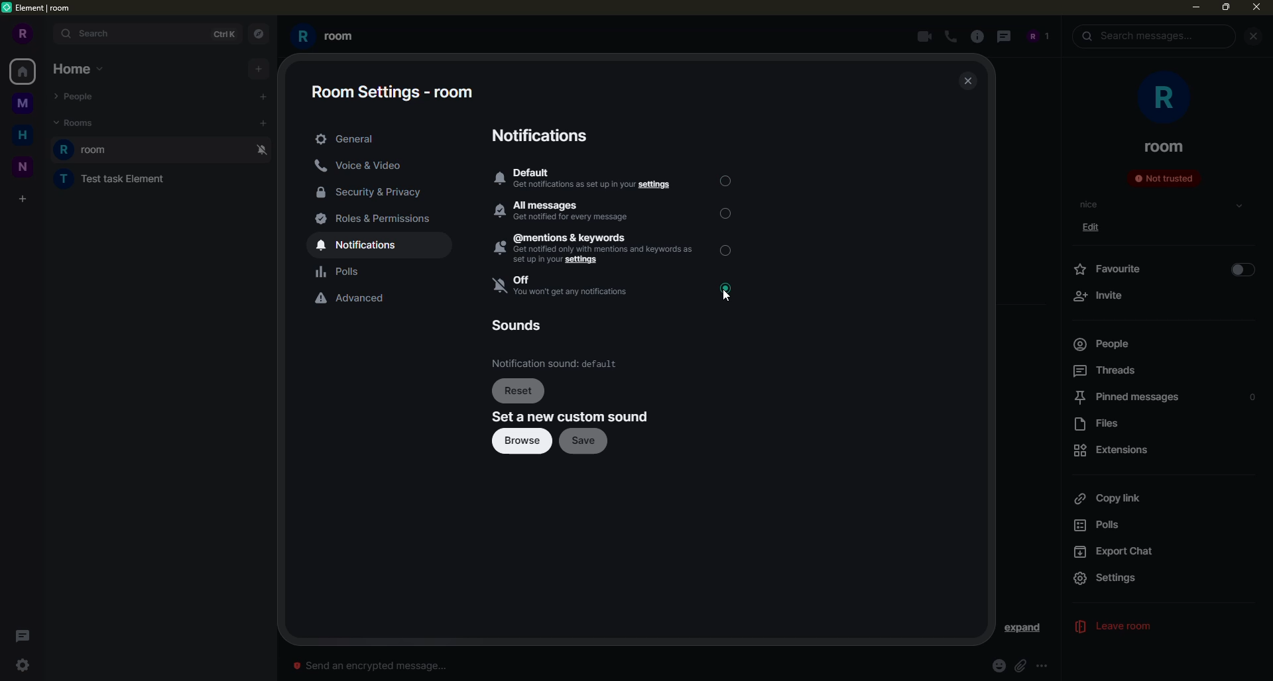 This screenshot has height=681, width=1273. I want to click on room, so click(1164, 146).